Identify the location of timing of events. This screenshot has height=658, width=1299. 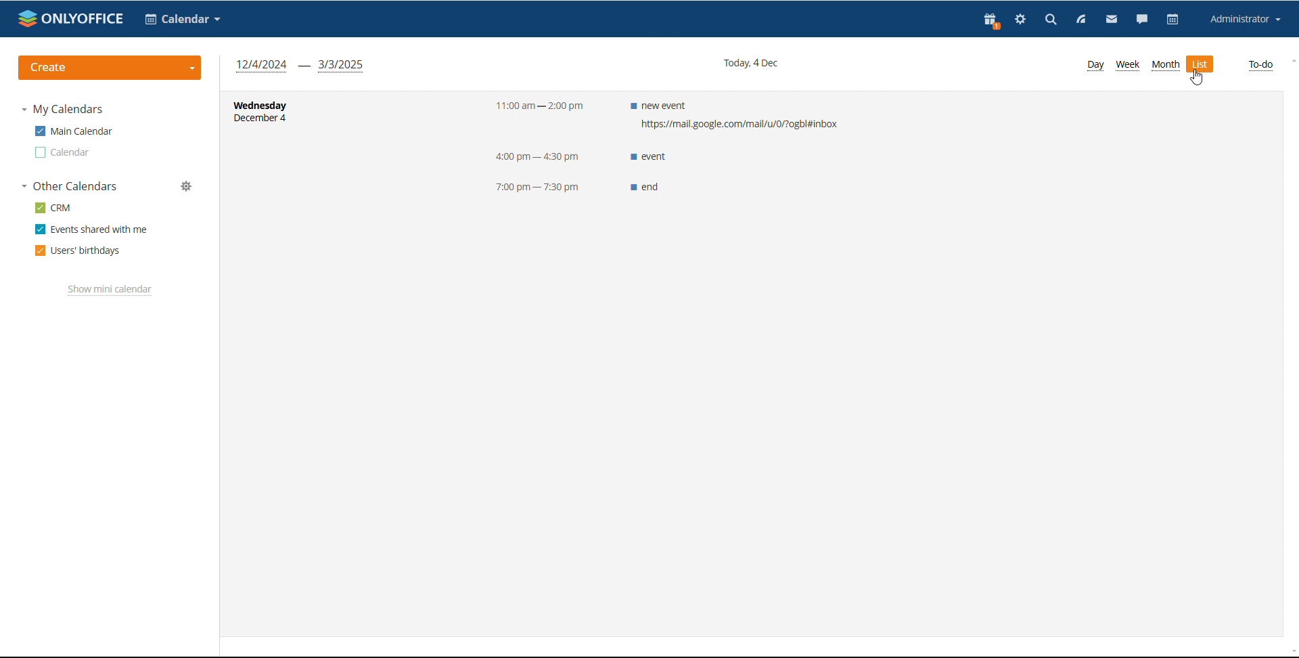
(536, 144).